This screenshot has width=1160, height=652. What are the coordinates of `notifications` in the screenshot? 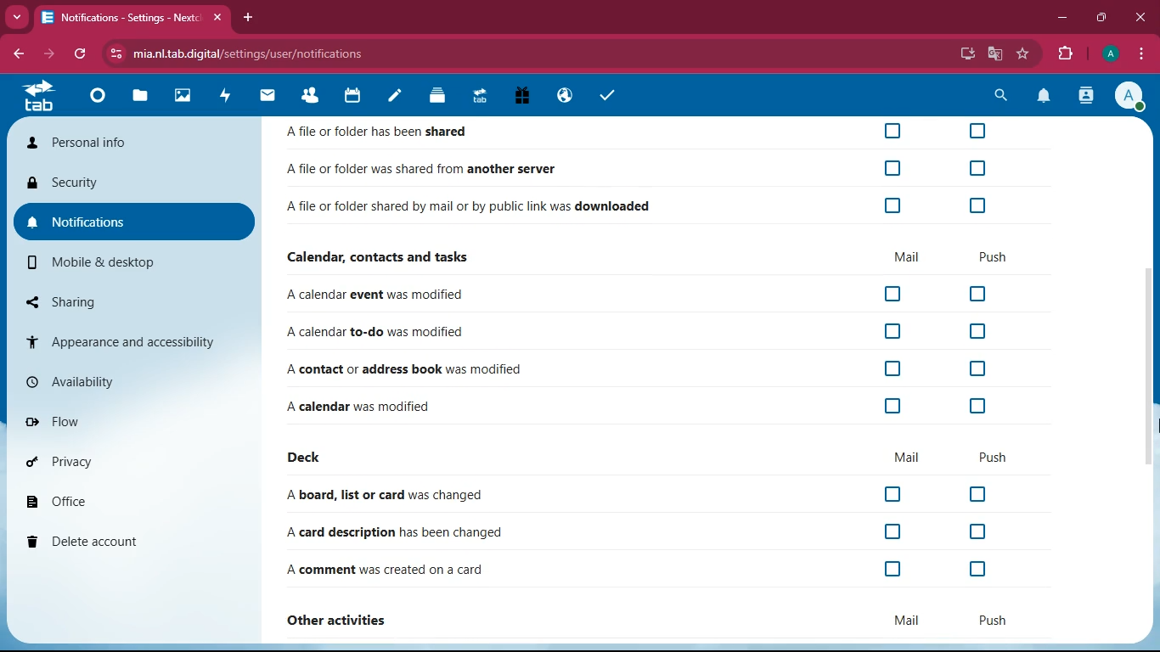 It's located at (134, 222).